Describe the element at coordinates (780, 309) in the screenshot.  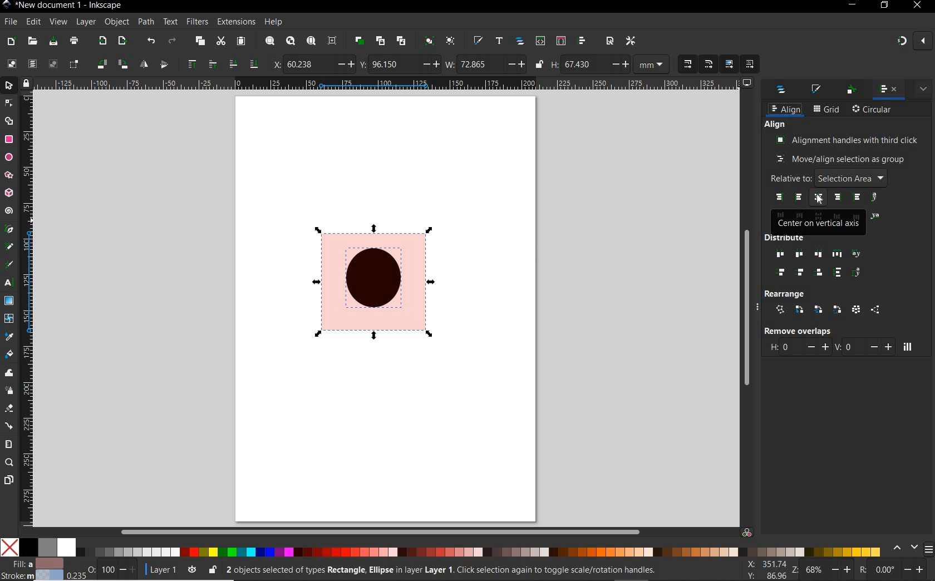
I see `REARRANGE AS GRAPH` at that location.